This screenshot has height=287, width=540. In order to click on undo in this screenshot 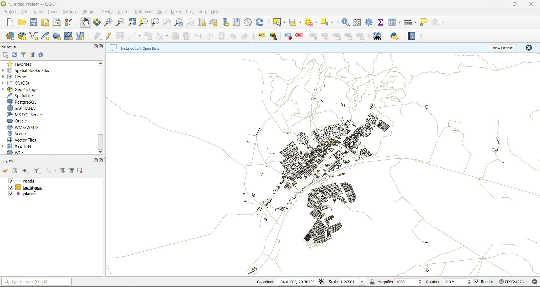, I will do `click(232, 37)`.